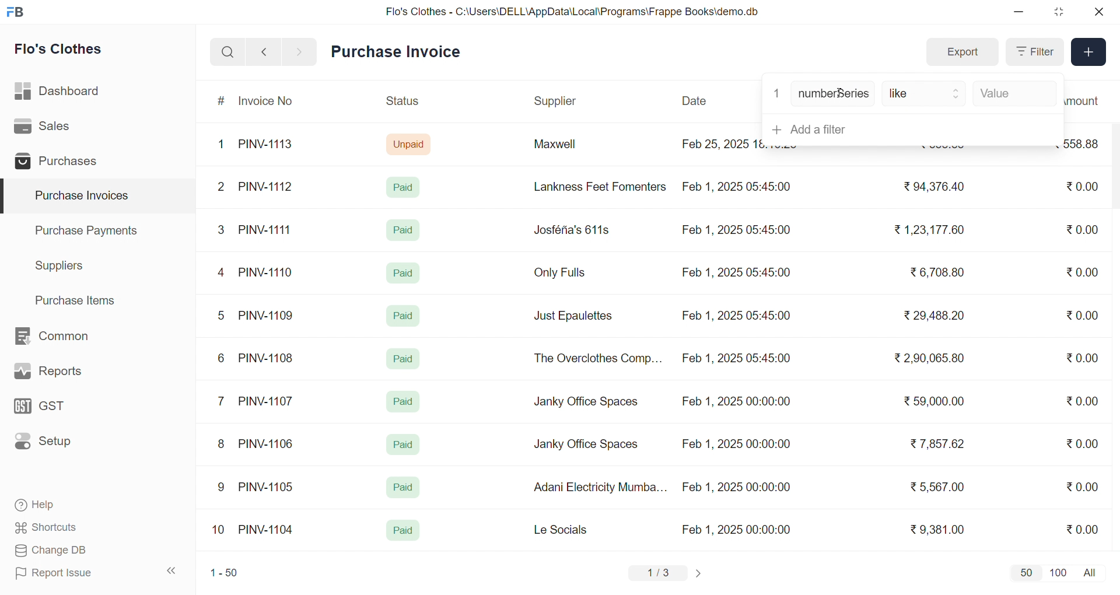 Image resolution: width=1120 pixels, height=595 pixels. Describe the element at coordinates (700, 573) in the screenshot. I see `change page` at that location.